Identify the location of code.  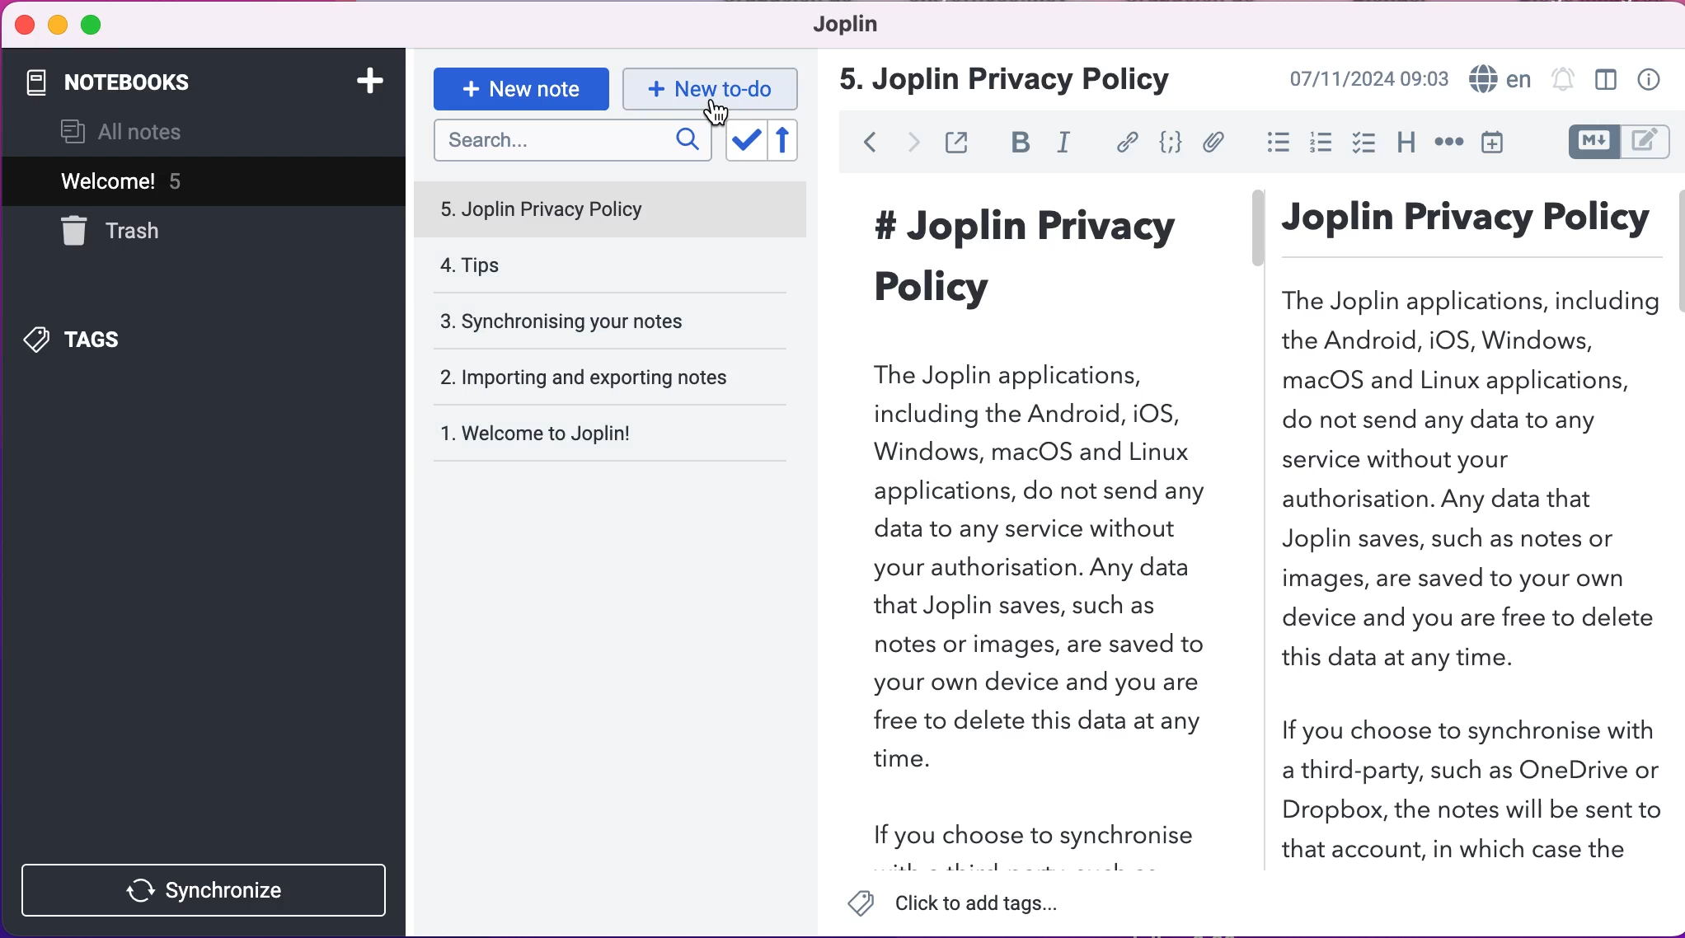
(1168, 143).